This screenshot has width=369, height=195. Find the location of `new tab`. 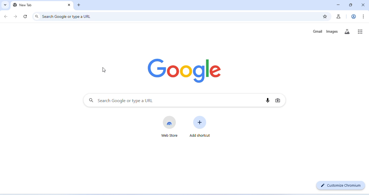

new tab is located at coordinates (23, 5).